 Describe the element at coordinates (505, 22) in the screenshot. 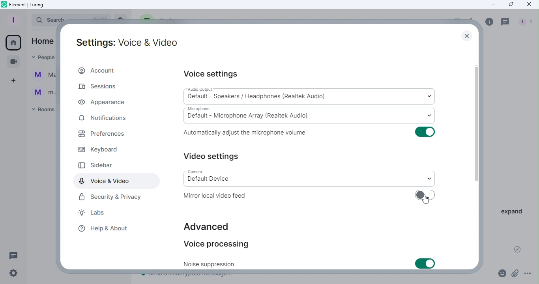

I see `Threads` at that location.